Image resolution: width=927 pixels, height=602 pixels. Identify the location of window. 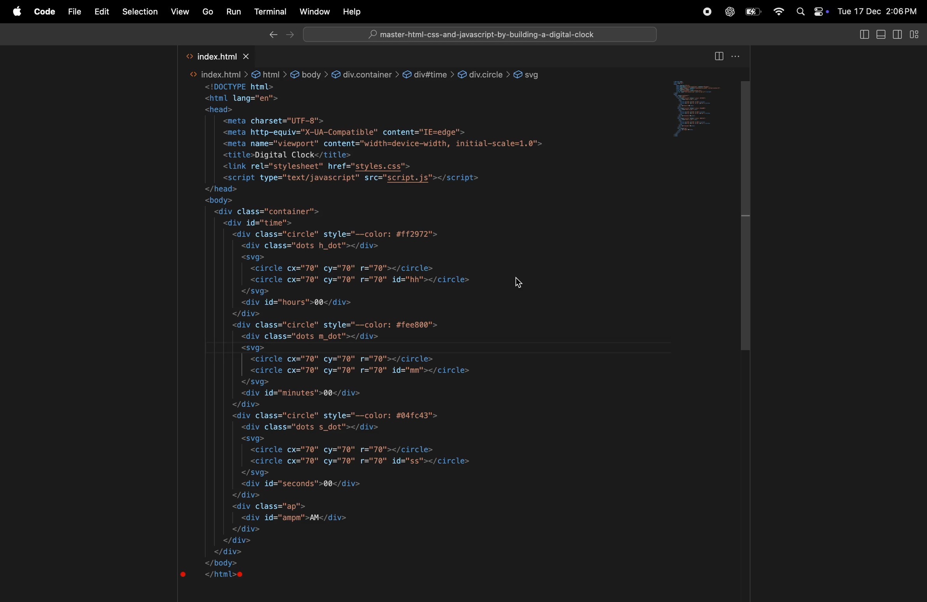
(315, 13).